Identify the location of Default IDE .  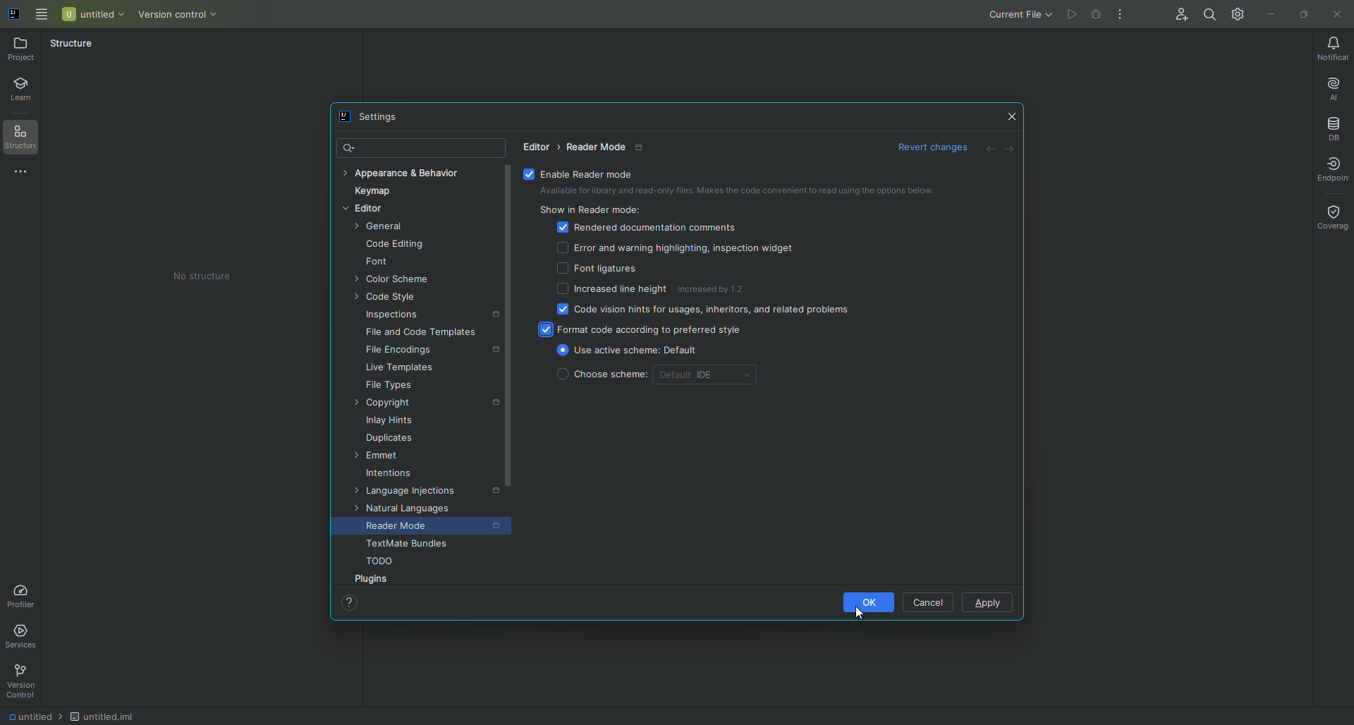
(709, 375).